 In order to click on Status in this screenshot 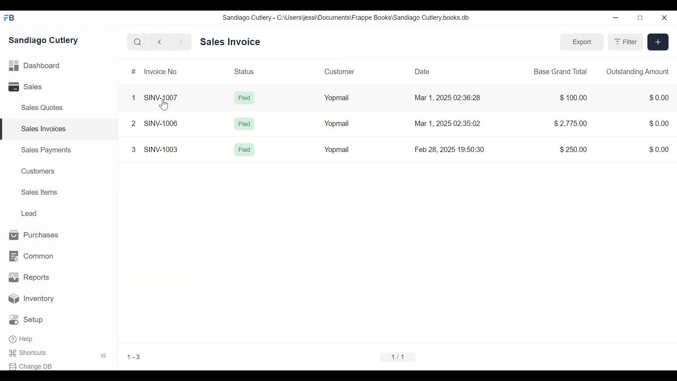, I will do `click(244, 72)`.